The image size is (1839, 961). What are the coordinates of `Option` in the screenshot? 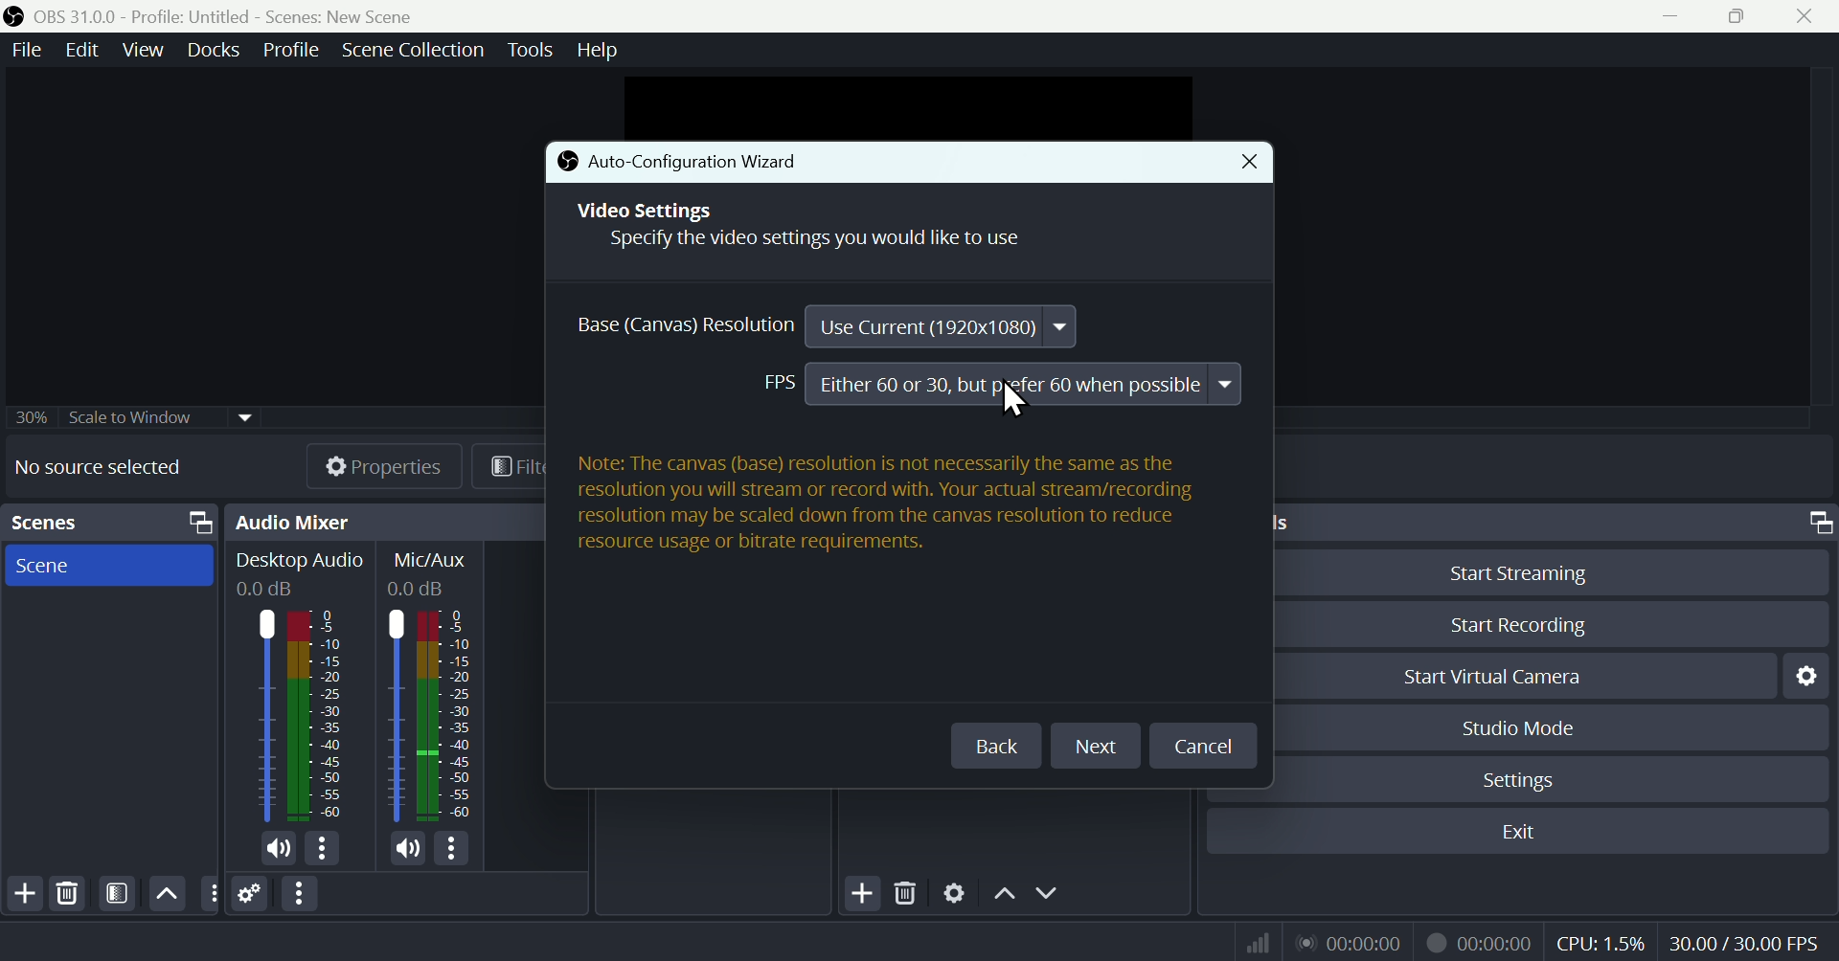 It's located at (302, 894).